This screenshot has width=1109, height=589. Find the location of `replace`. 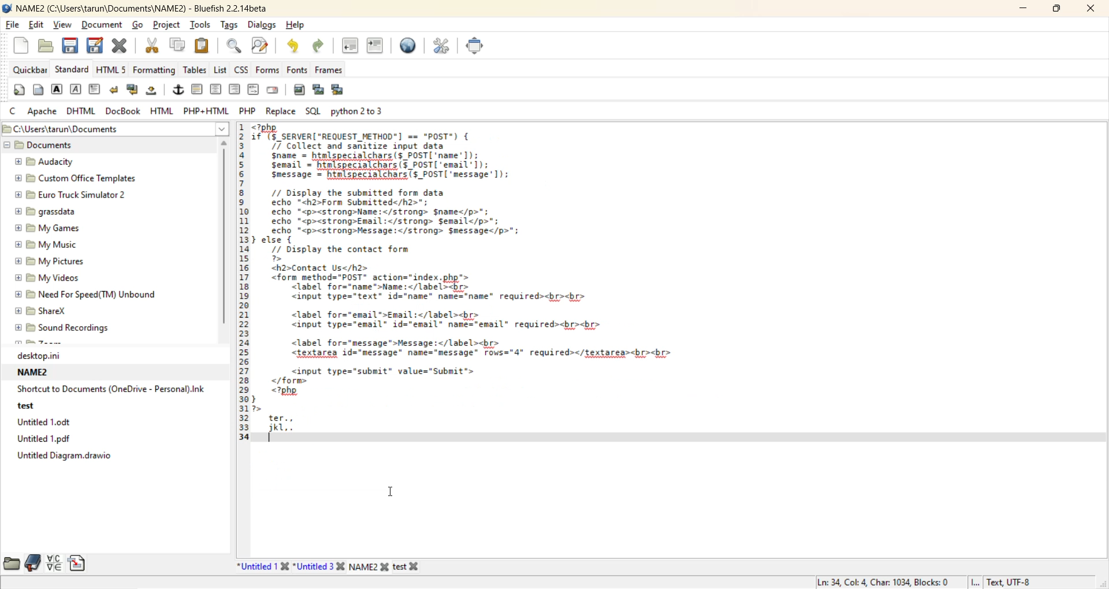

replace is located at coordinates (280, 111).